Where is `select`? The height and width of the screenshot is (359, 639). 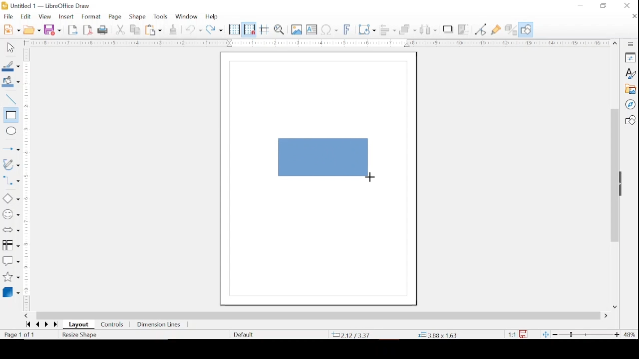
select is located at coordinates (10, 48).